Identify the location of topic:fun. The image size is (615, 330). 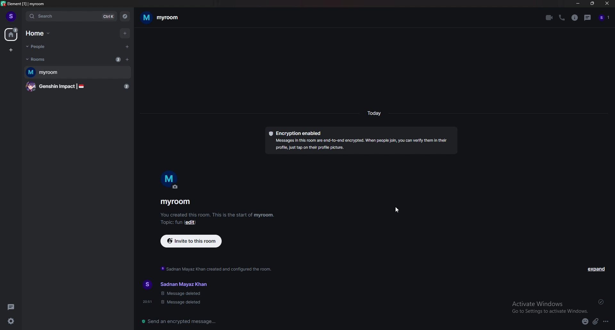
(171, 223).